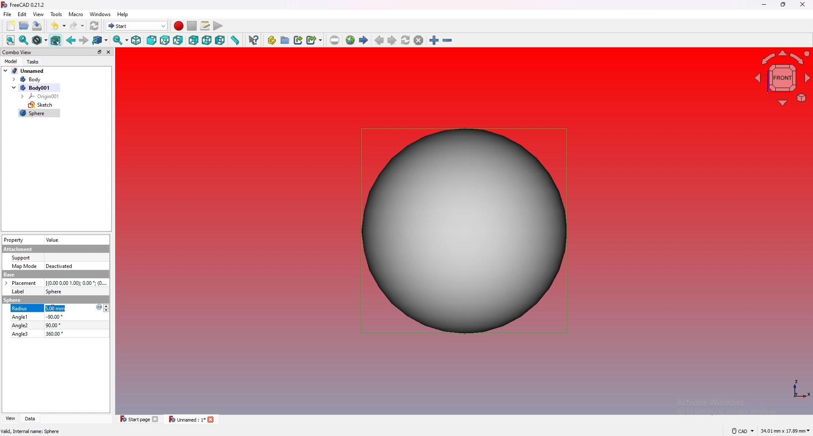 The image size is (813, 436). I want to click on top, so click(165, 40).